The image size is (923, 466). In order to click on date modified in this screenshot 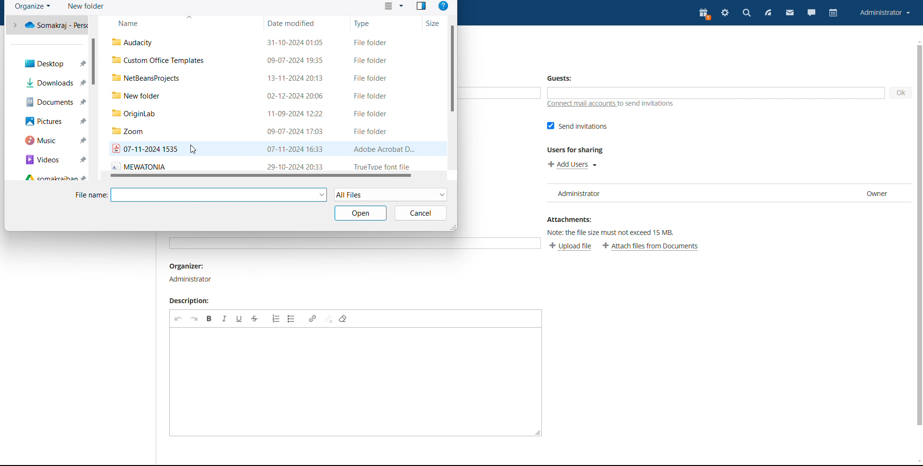, I will do `click(306, 22)`.